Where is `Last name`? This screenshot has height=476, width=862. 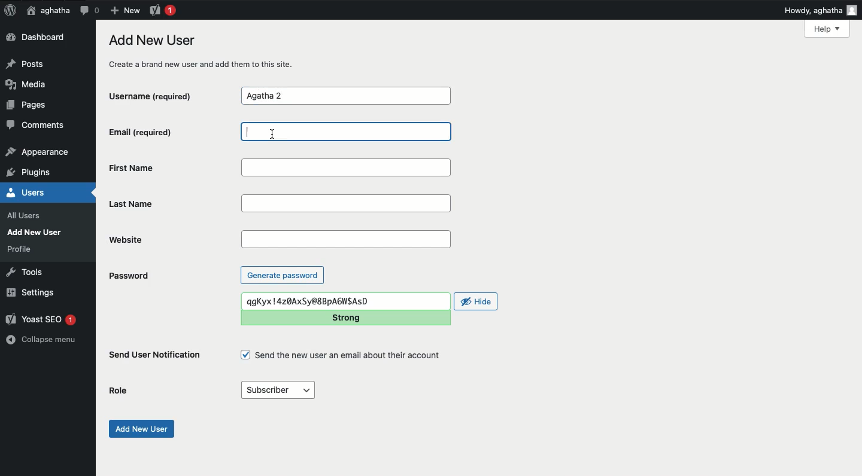 Last name is located at coordinates (345, 203).